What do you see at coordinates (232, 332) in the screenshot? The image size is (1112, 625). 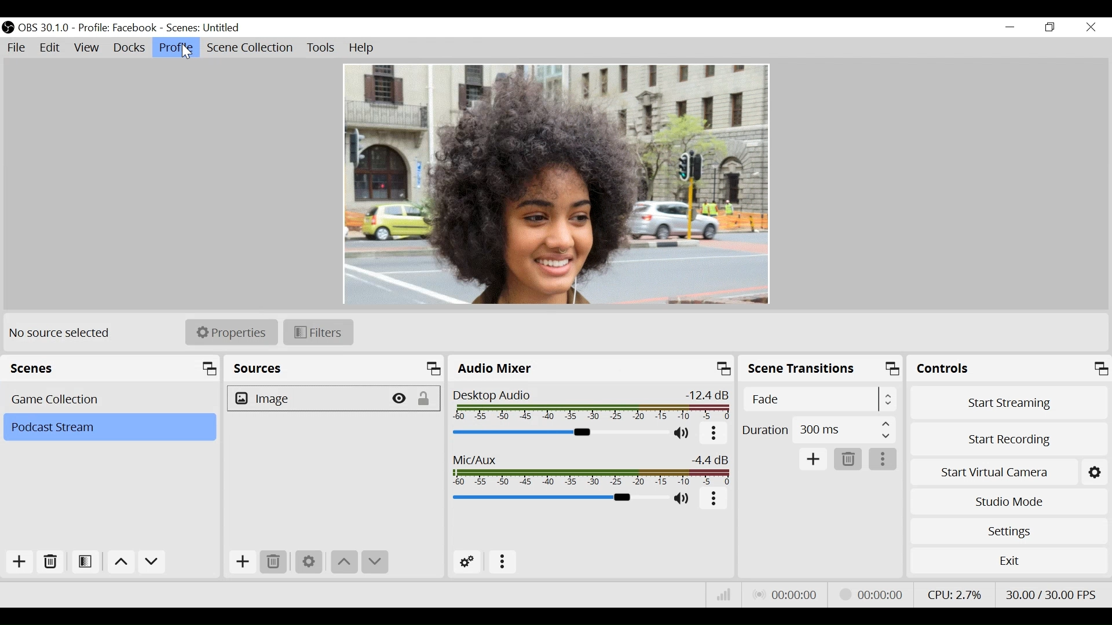 I see `Properties` at bounding box center [232, 332].